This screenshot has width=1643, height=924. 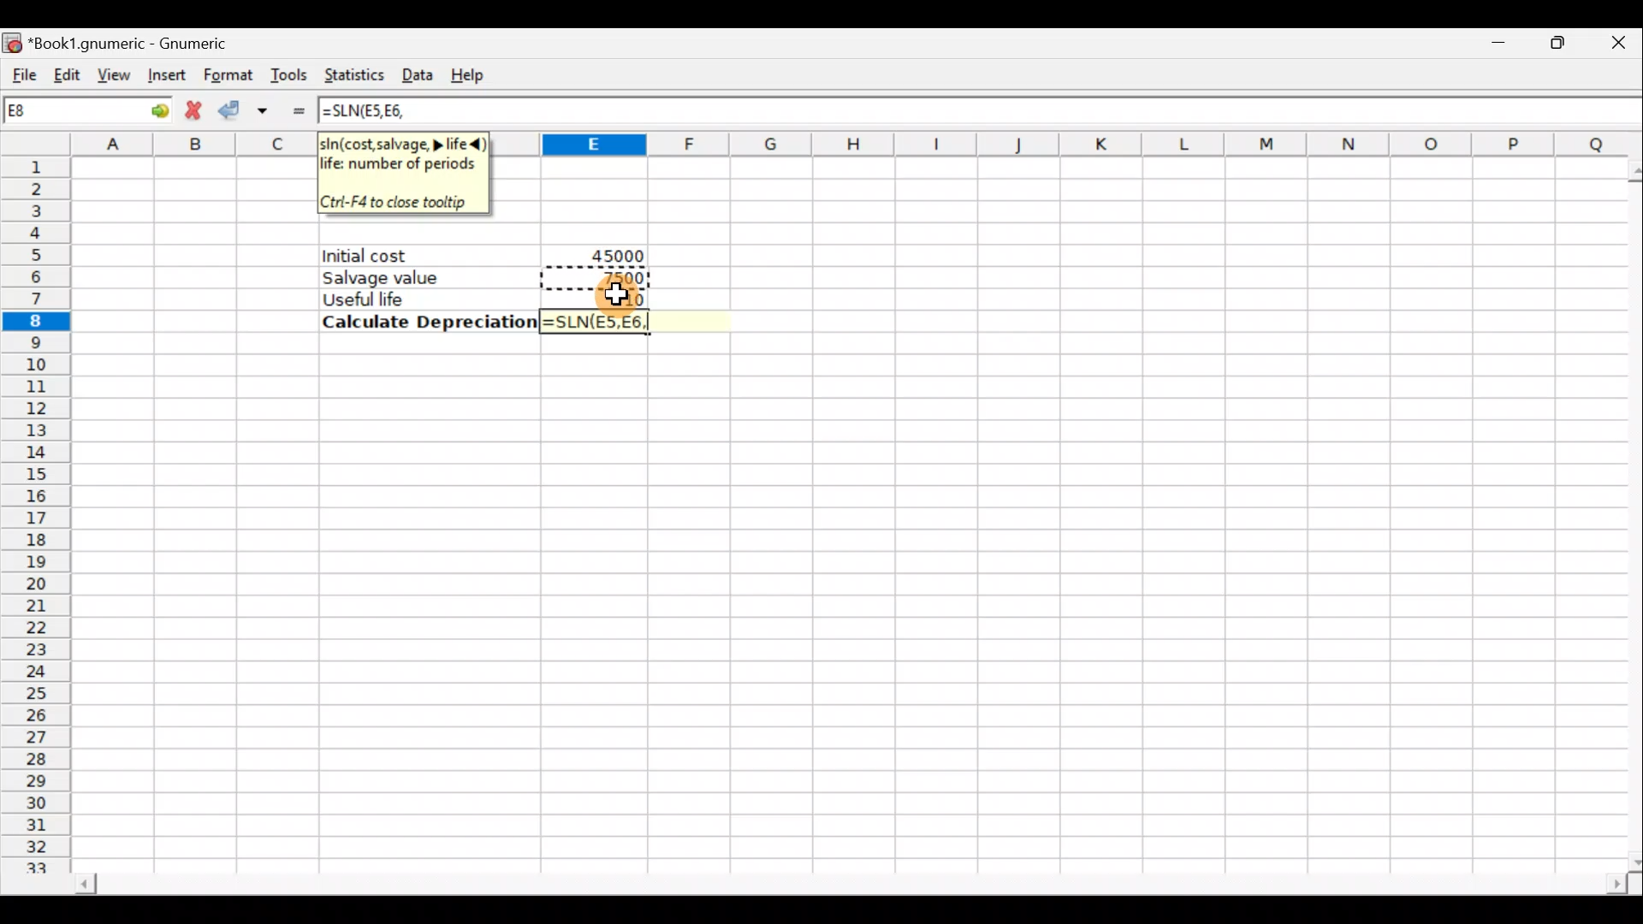 What do you see at coordinates (247, 108) in the screenshot?
I see `Accept change` at bounding box center [247, 108].